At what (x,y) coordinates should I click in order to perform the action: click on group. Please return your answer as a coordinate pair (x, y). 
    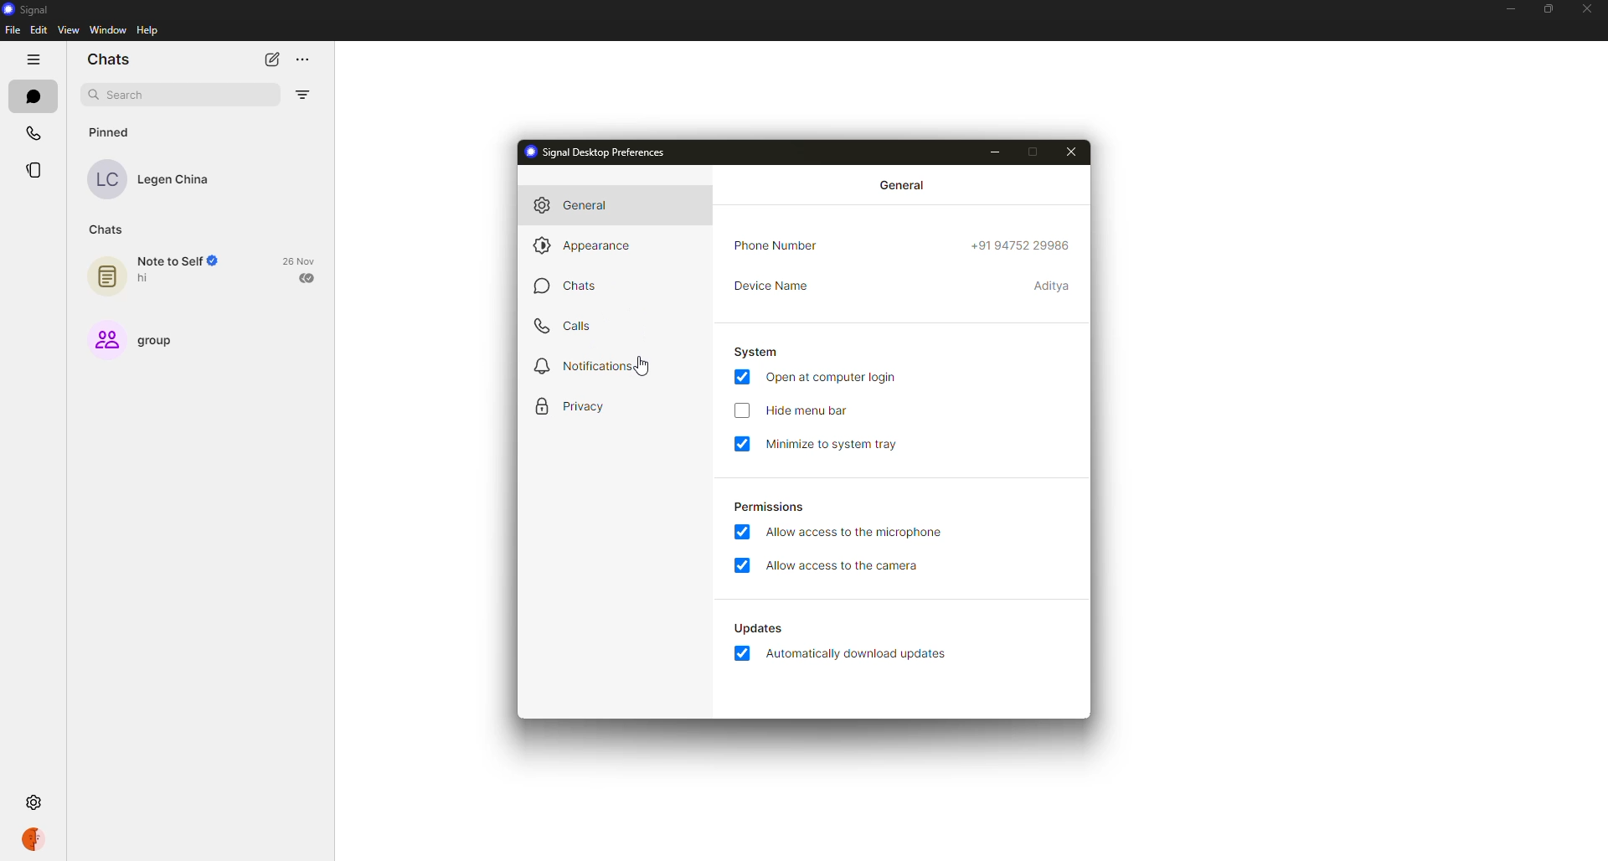
    Looking at the image, I should click on (137, 339).